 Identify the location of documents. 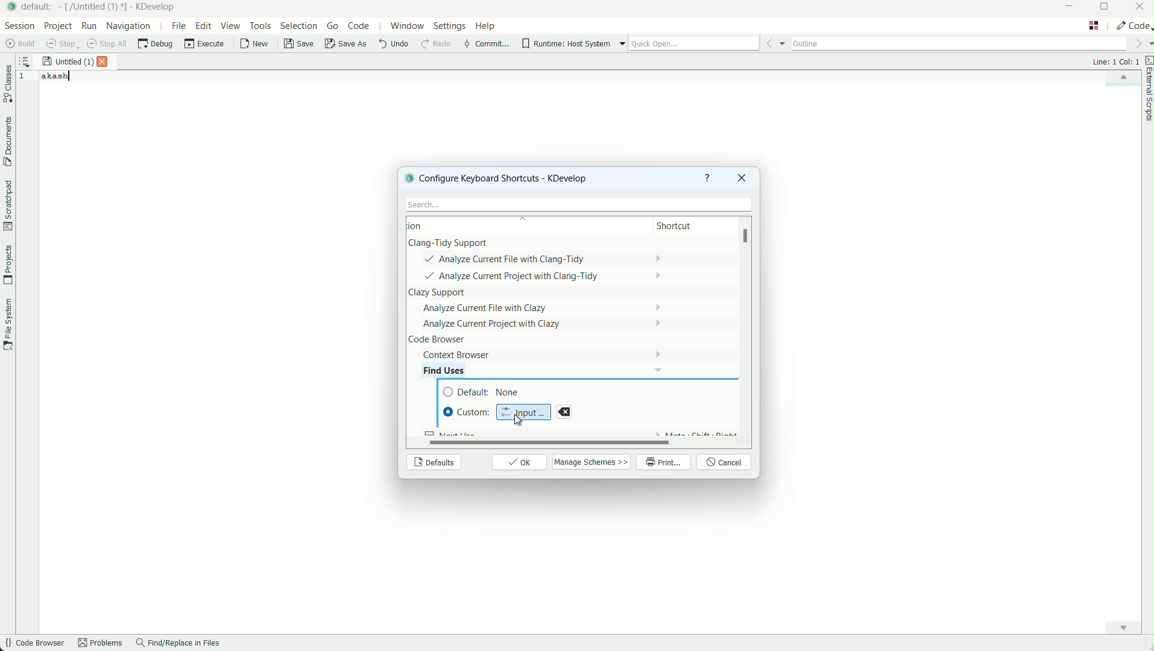
(7, 142).